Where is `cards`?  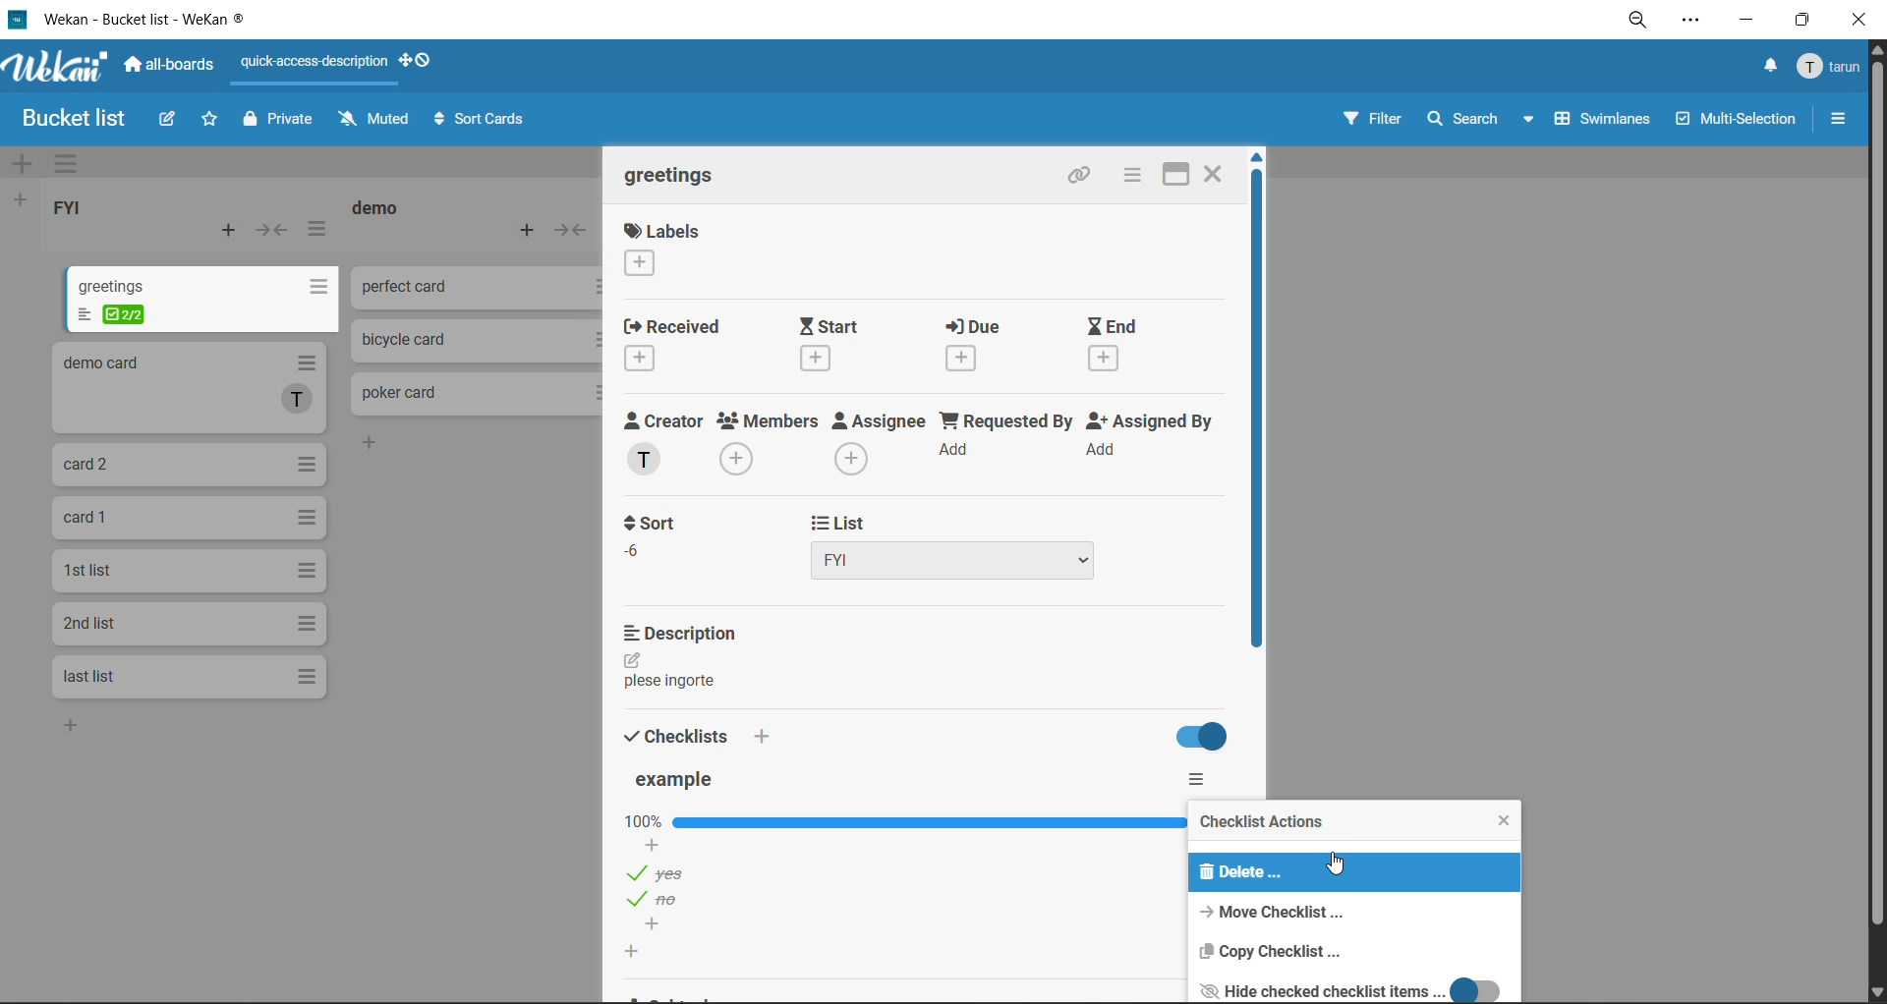
cards is located at coordinates (187, 625).